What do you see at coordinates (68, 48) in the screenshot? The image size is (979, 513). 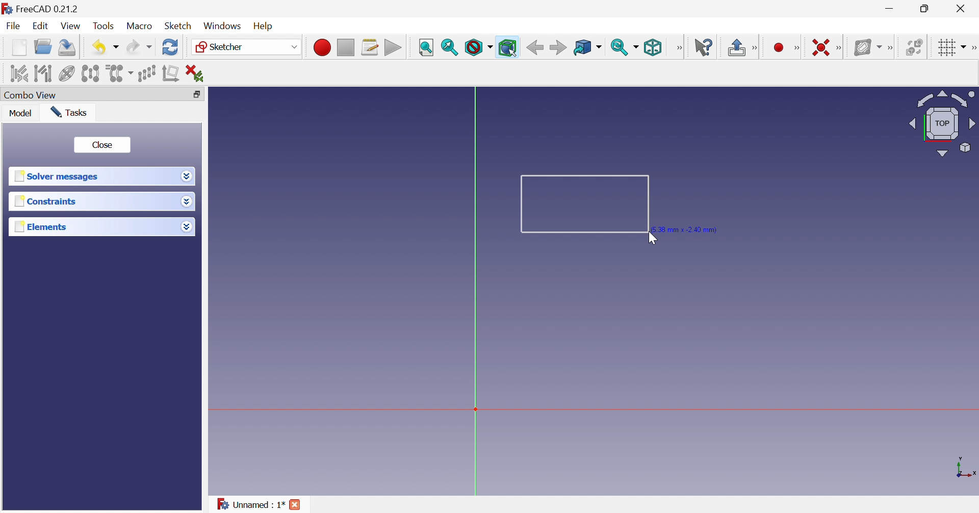 I see `Save` at bounding box center [68, 48].